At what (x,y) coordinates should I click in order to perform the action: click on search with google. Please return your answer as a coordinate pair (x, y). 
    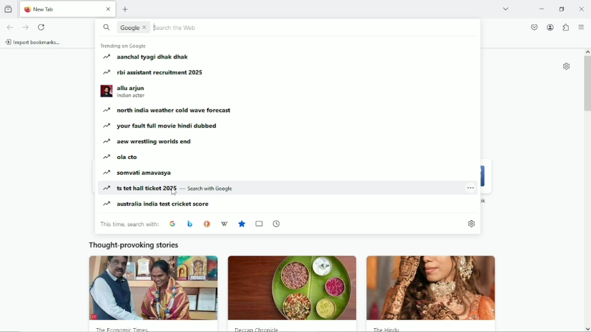
    Looking at the image, I should click on (211, 189).